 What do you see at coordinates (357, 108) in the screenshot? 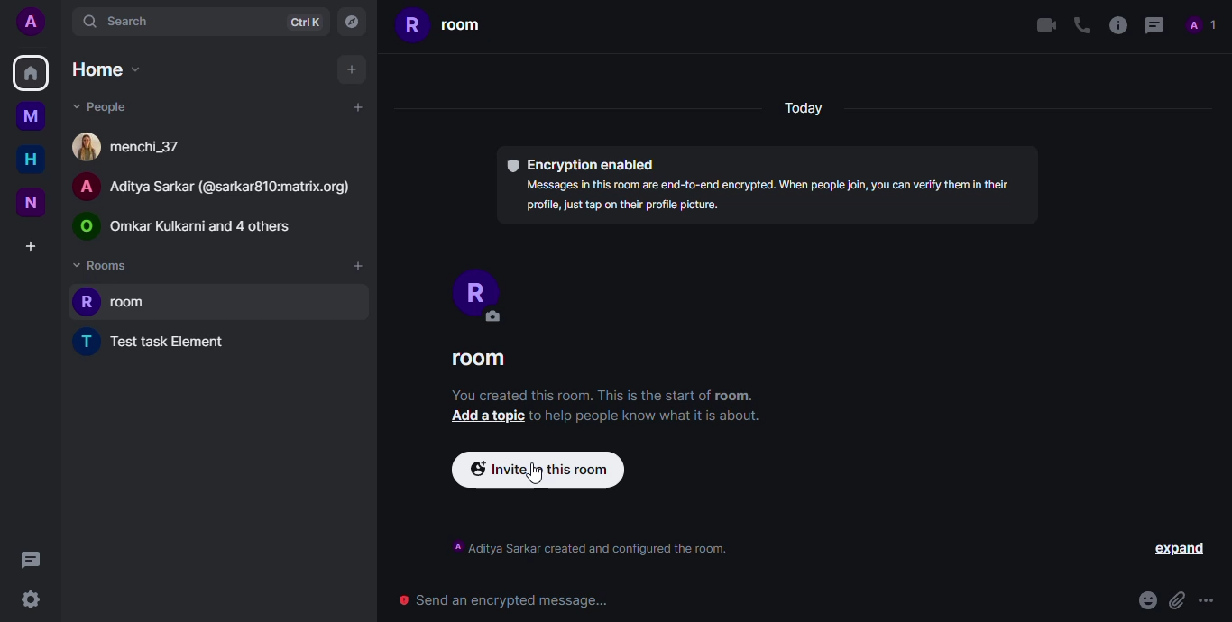
I see `add` at bounding box center [357, 108].